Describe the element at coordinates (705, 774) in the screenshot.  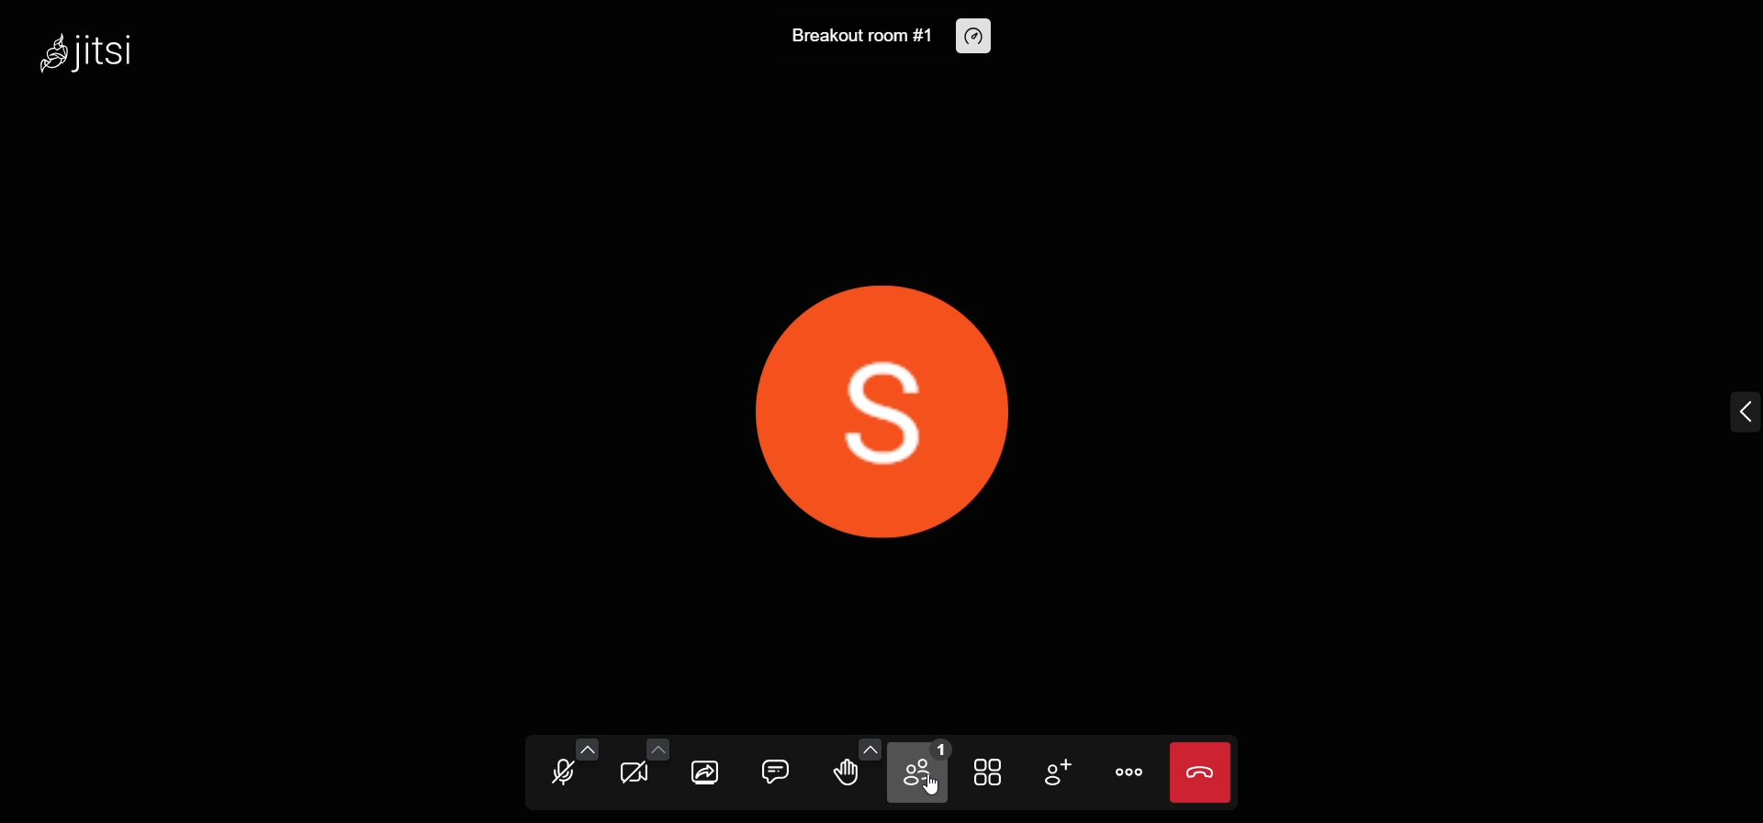
I see `share screen` at that location.